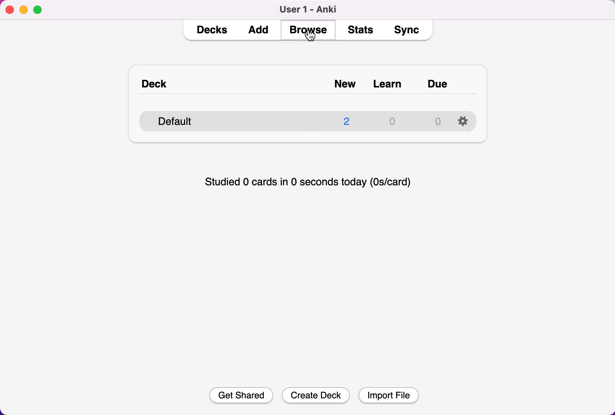 Image resolution: width=615 pixels, height=415 pixels. What do you see at coordinates (10, 11) in the screenshot?
I see `close` at bounding box center [10, 11].